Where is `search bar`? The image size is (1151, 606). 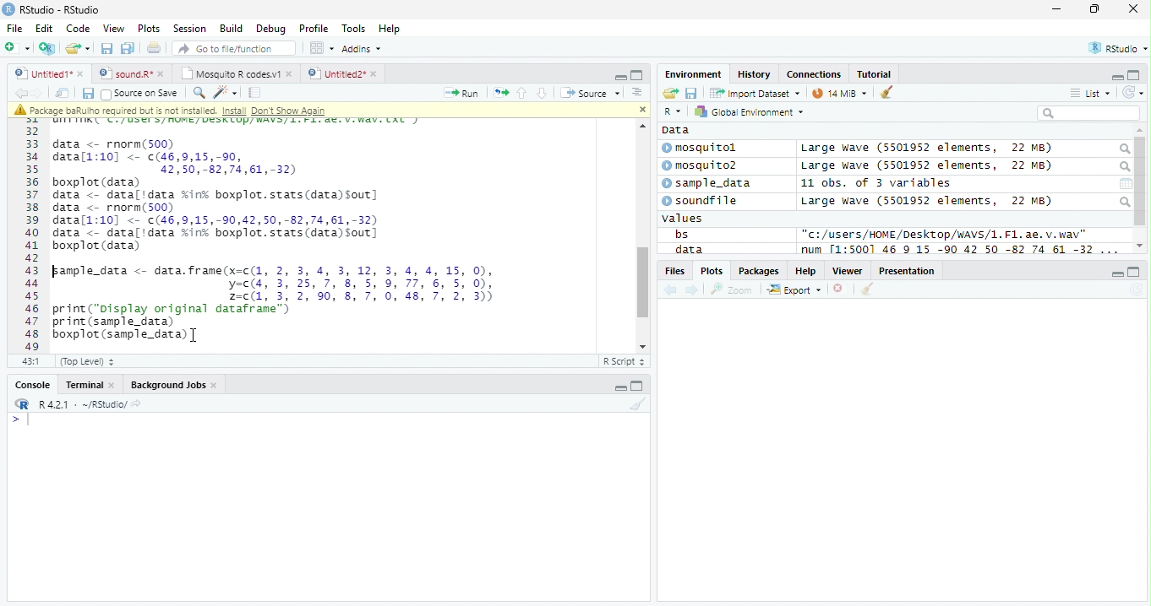
search bar is located at coordinates (1088, 112).